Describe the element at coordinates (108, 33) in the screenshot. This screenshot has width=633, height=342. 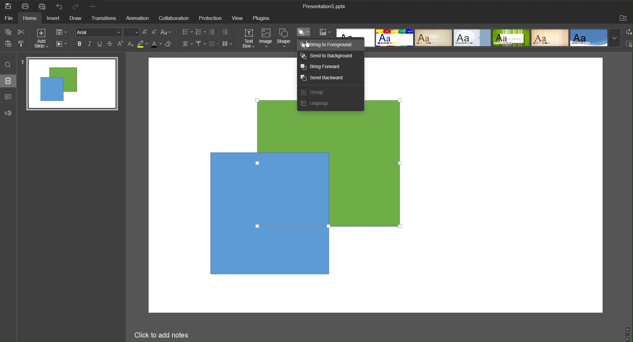
I see `Font Settings` at that location.